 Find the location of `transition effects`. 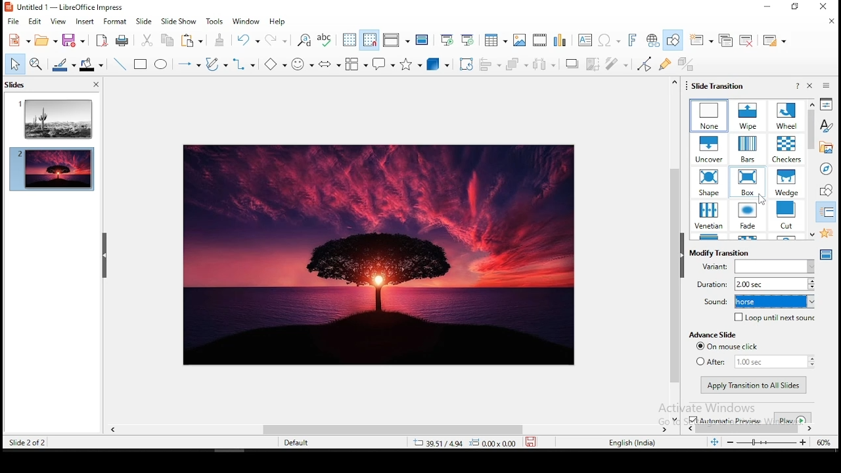

transition effects is located at coordinates (710, 116).